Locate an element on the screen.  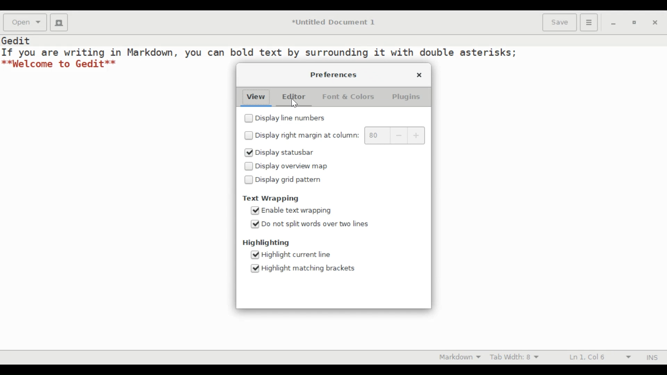
**Welcome to Gedit** is located at coordinates (59, 64).